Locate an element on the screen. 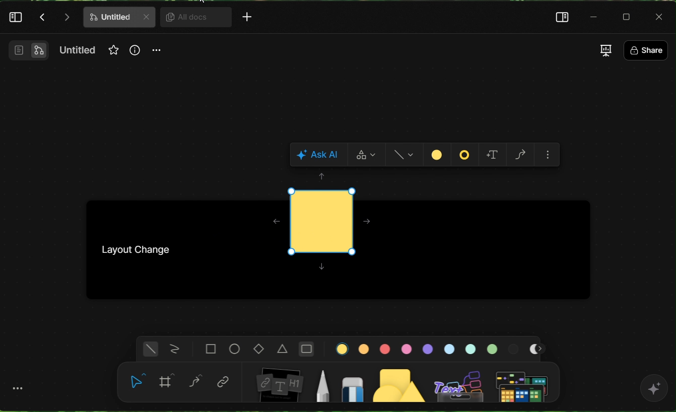  AI is located at coordinates (318, 154).